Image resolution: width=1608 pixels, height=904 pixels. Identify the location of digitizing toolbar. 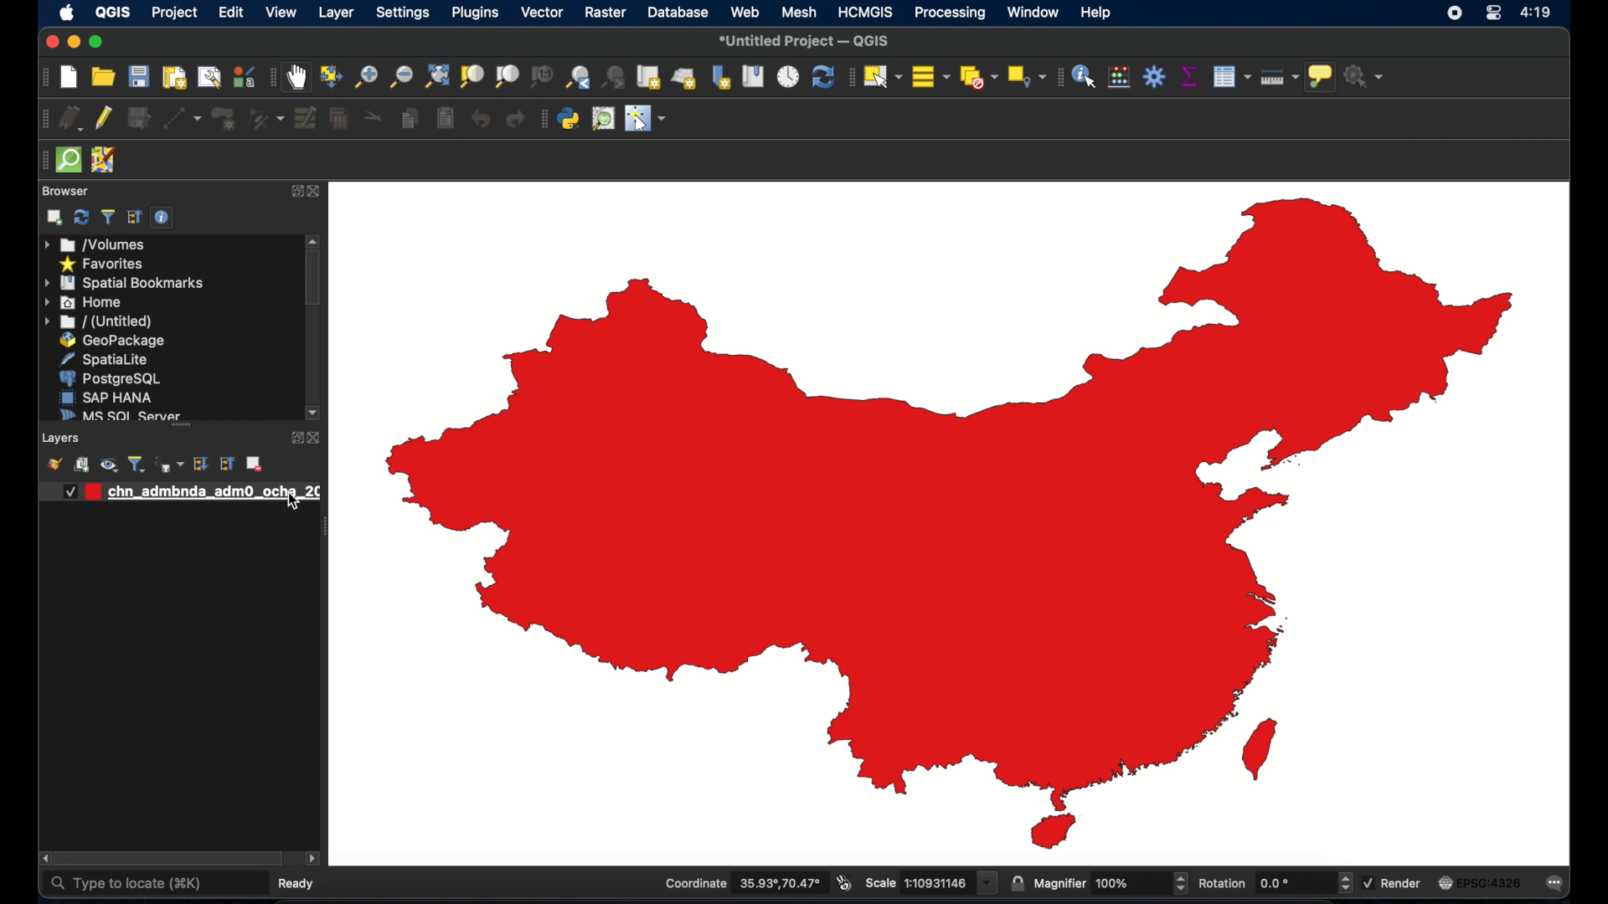
(42, 121).